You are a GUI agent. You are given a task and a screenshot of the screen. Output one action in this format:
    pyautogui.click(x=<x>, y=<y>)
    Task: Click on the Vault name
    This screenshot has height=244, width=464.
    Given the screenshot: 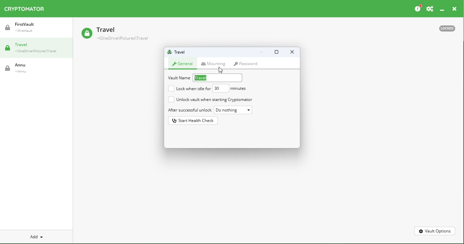 What is the action you would take?
    pyautogui.click(x=178, y=52)
    